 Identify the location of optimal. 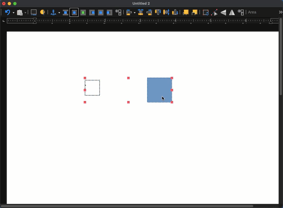
(83, 13).